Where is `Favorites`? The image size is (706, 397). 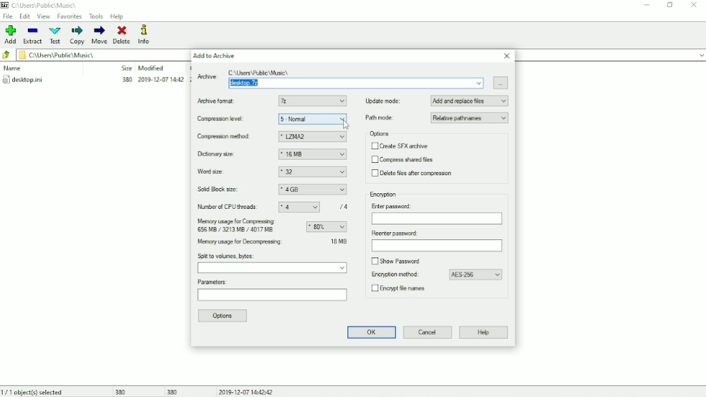 Favorites is located at coordinates (70, 16).